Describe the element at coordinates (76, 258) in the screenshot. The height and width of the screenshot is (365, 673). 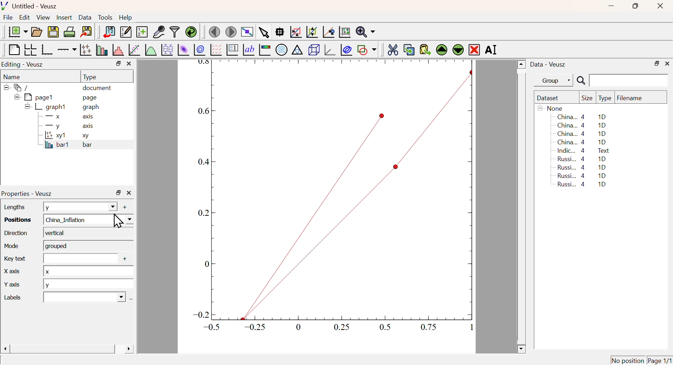
I see `Input` at that location.